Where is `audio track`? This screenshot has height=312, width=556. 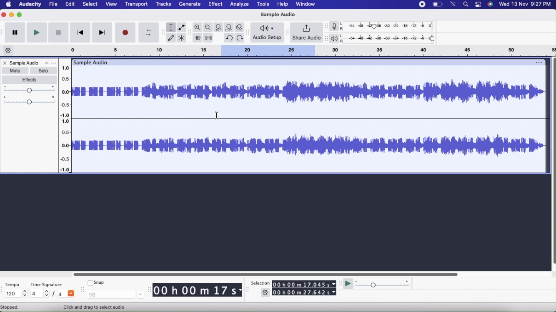
audio track is located at coordinates (310, 146).